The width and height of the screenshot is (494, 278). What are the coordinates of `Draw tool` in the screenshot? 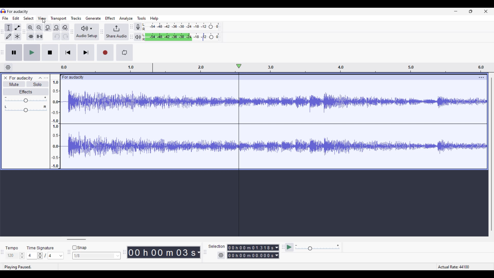 It's located at (8, 36).